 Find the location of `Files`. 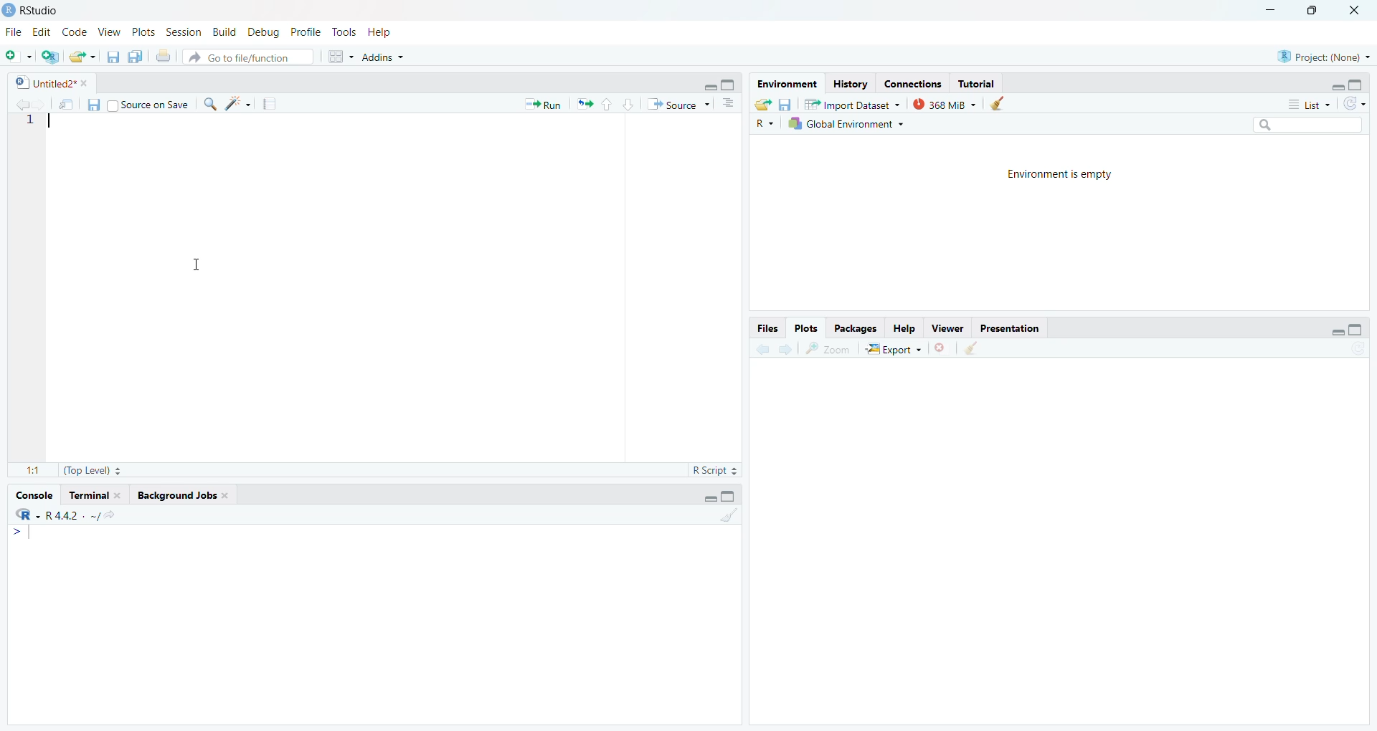

Files is located at coordinates (760, 328).